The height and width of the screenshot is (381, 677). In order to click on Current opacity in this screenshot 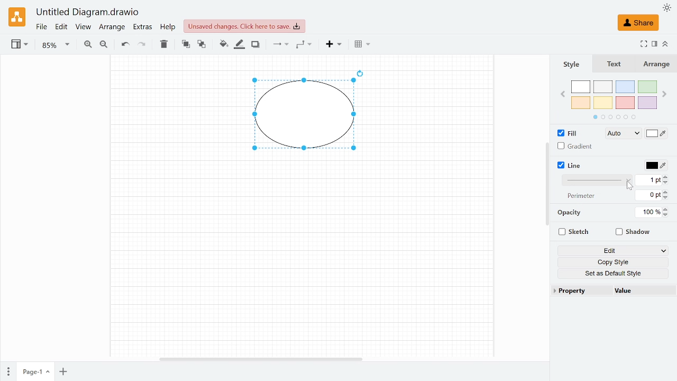, I will do `click(649, 213)`.